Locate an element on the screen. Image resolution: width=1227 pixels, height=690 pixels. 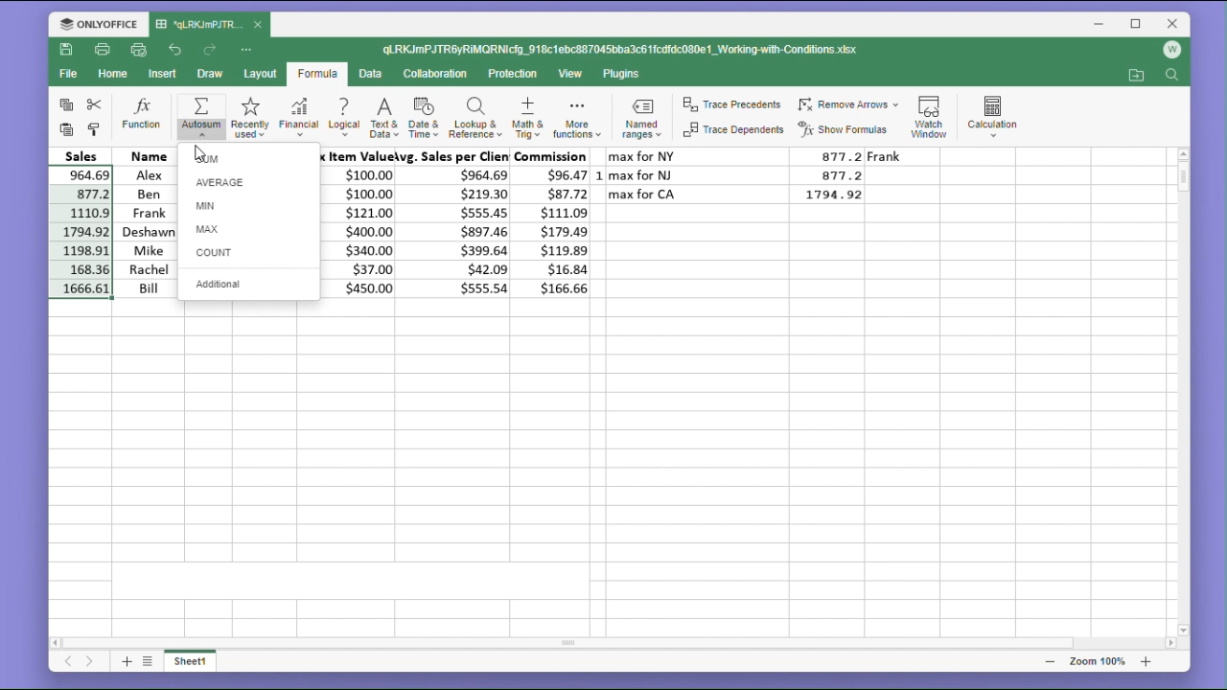
named ranges is located at coordinates (639, 121).